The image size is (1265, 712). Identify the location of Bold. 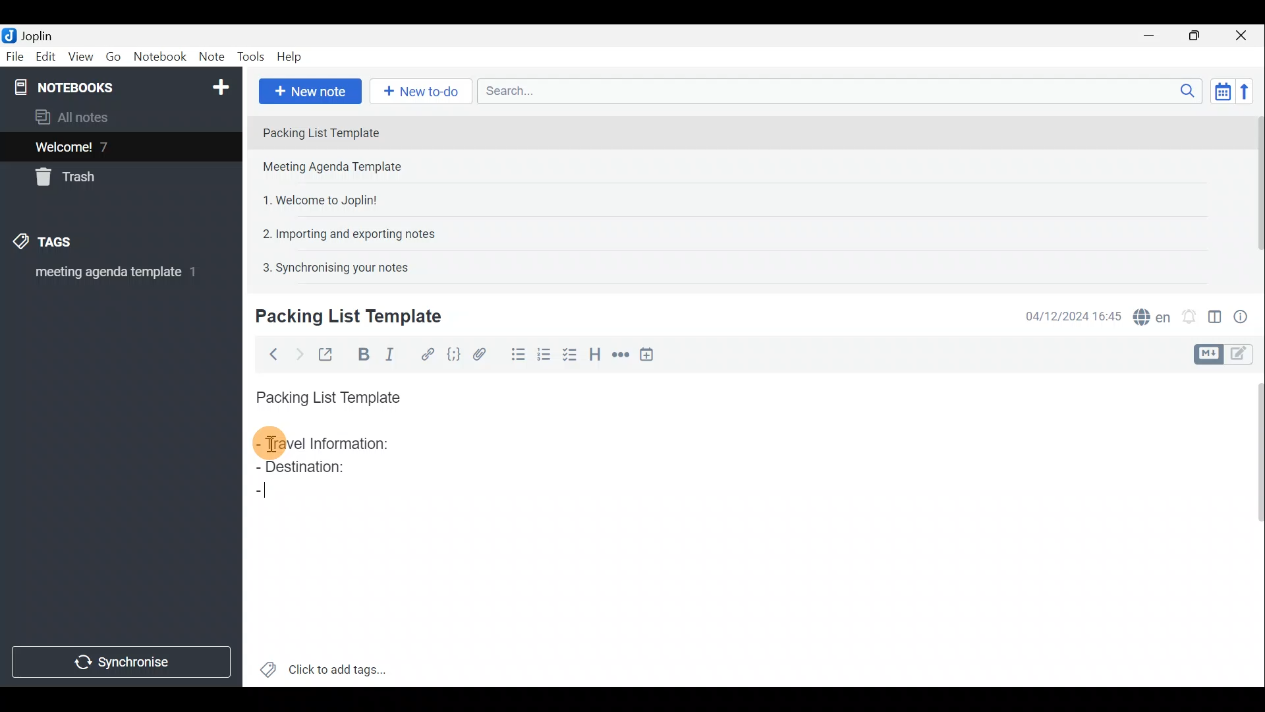
(362, 353).